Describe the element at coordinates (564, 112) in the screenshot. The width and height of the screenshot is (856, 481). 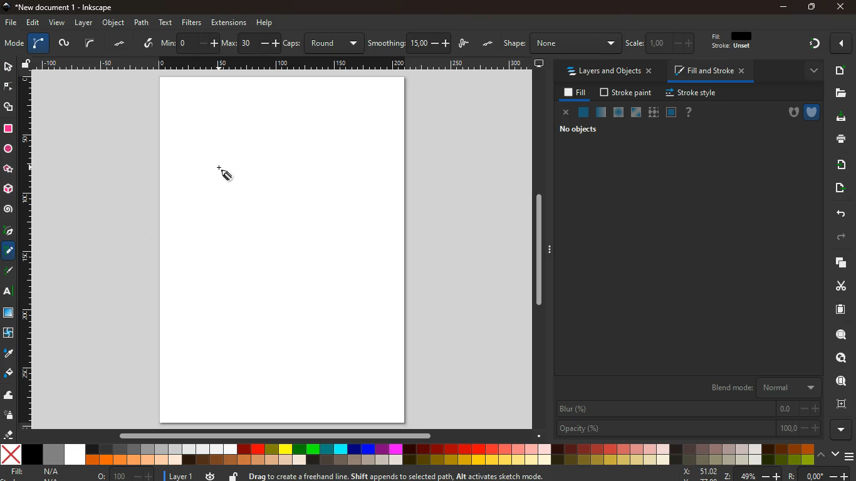
I see `close` at that location.